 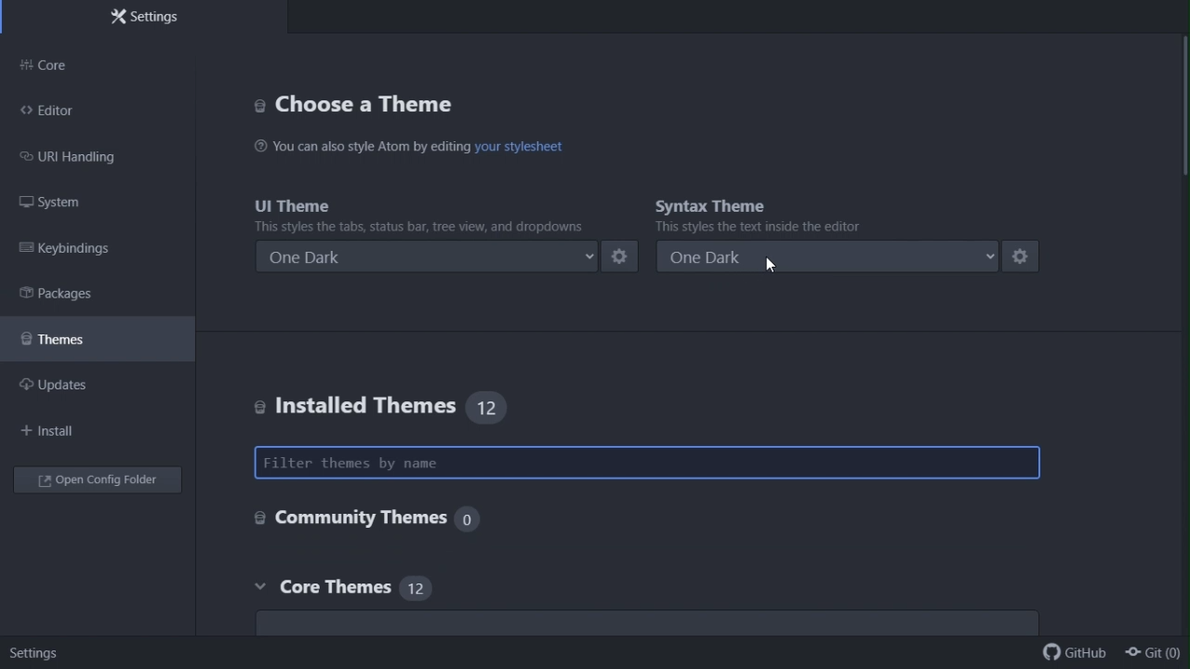 What do you see at coordinates (364, 516) in the screenshot?
I see `Community themes` at bounding box center [364, 516].